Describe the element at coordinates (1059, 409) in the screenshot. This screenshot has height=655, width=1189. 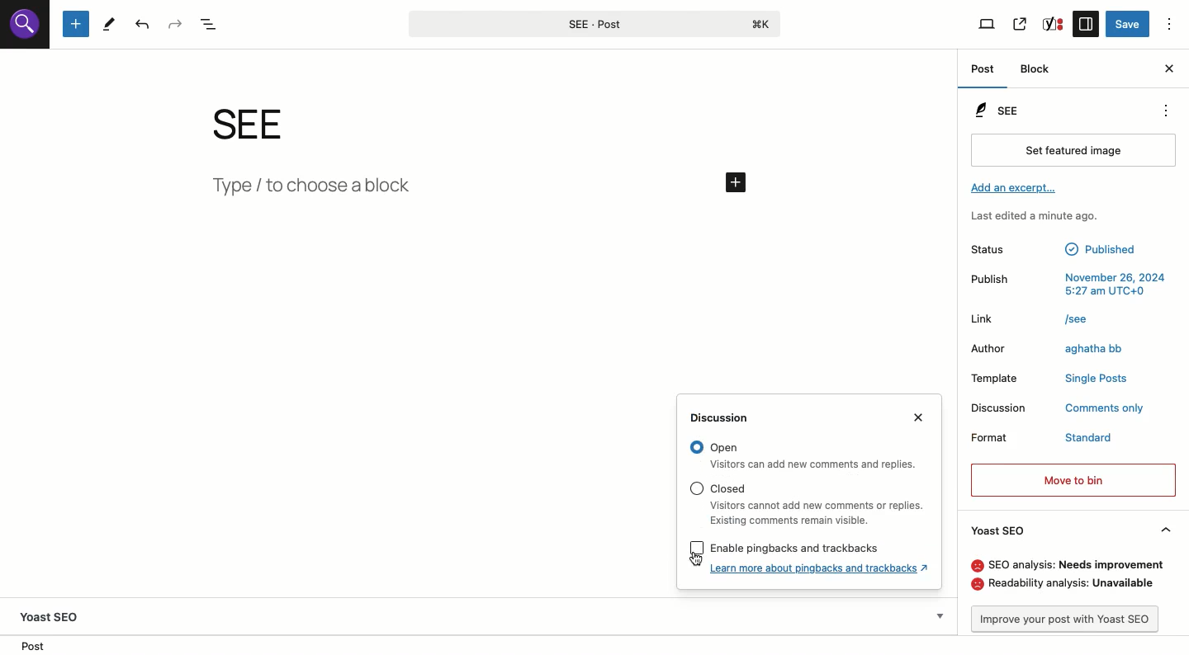
I see `Discussion closed` at that location.